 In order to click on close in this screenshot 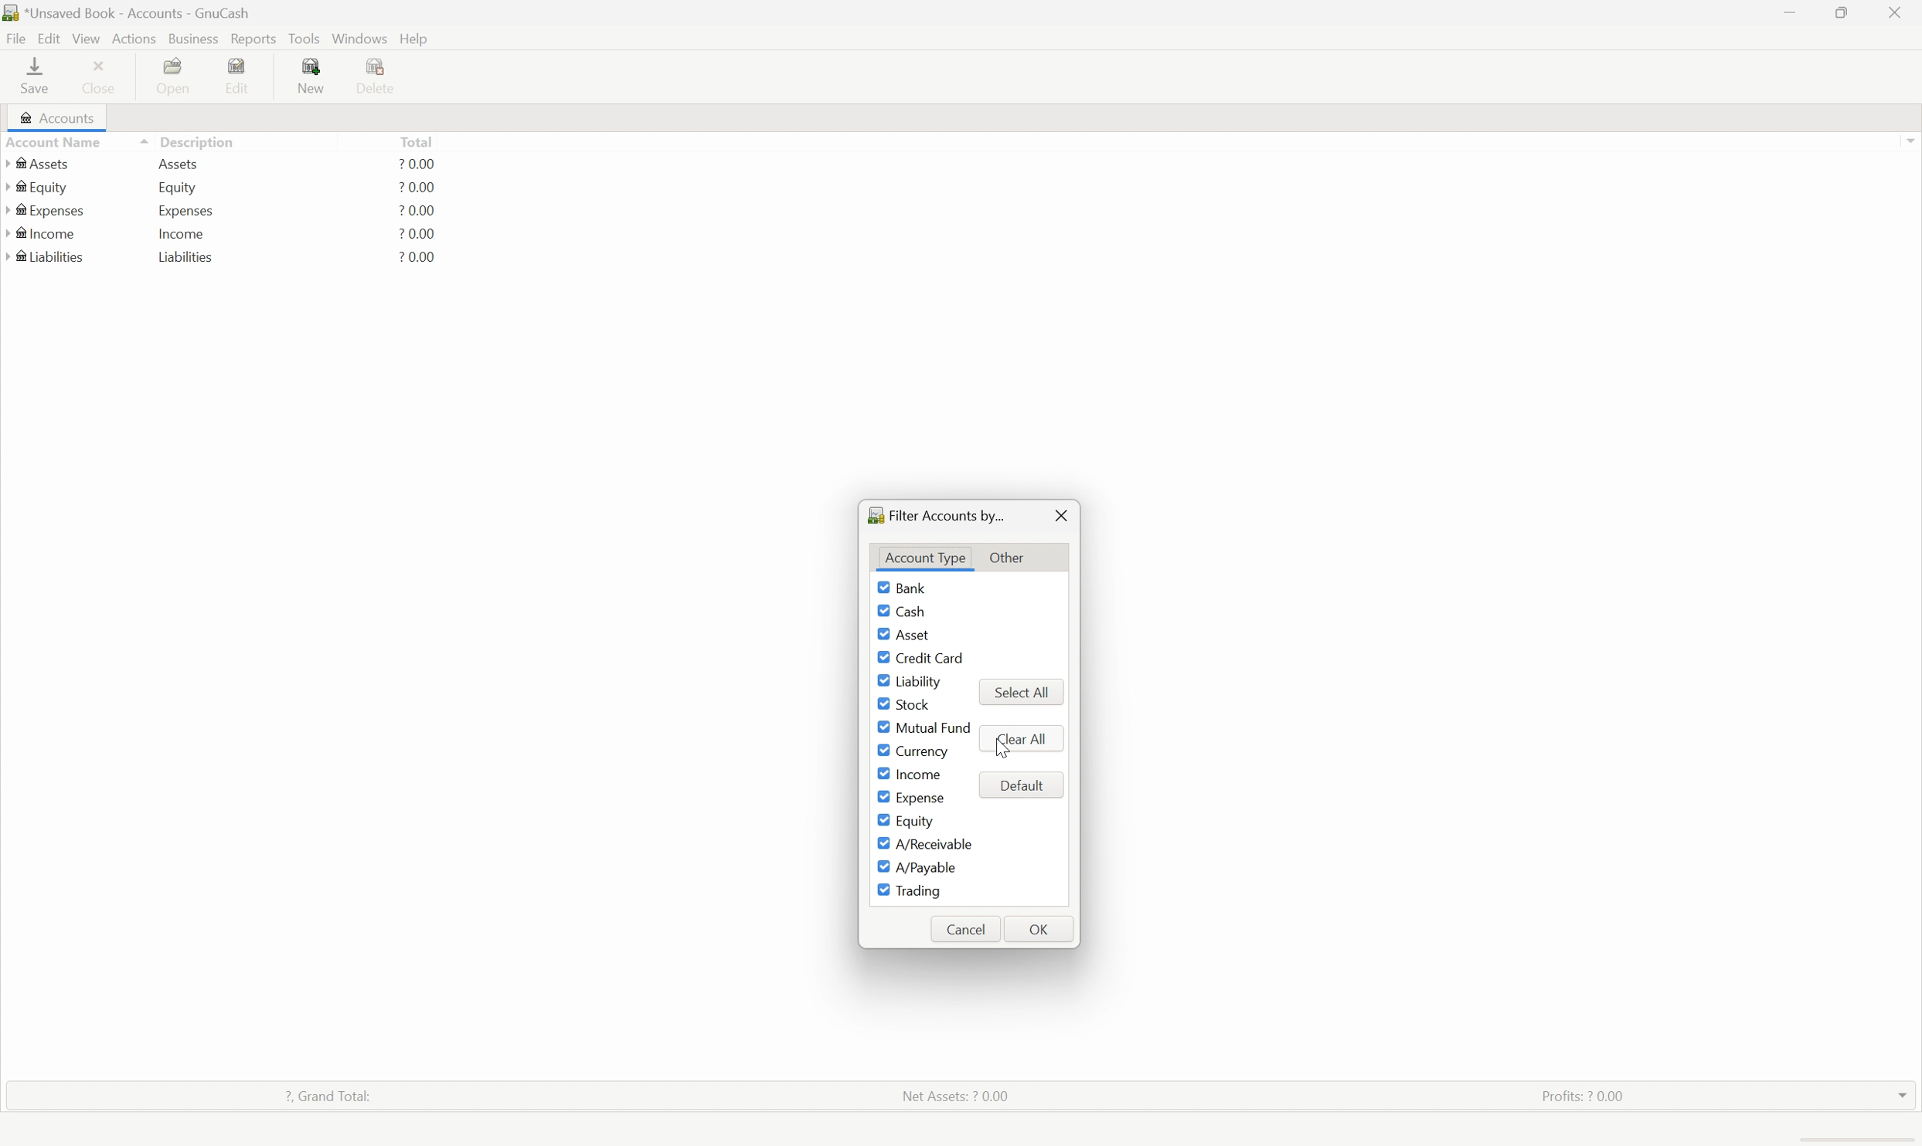, I will do `click(1896, 12)`.